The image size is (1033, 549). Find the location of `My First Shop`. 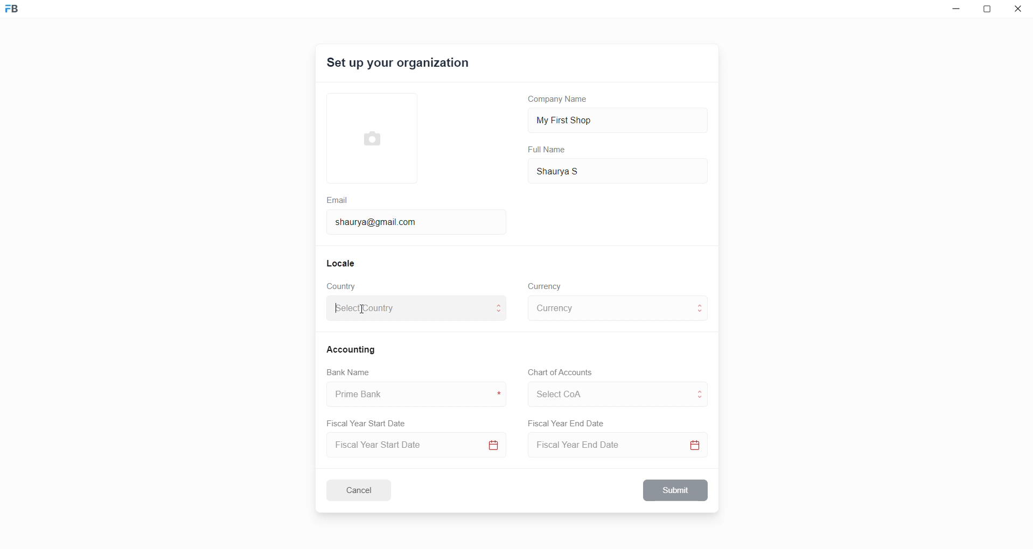

My First Shop is located at coordinates (581, 119).